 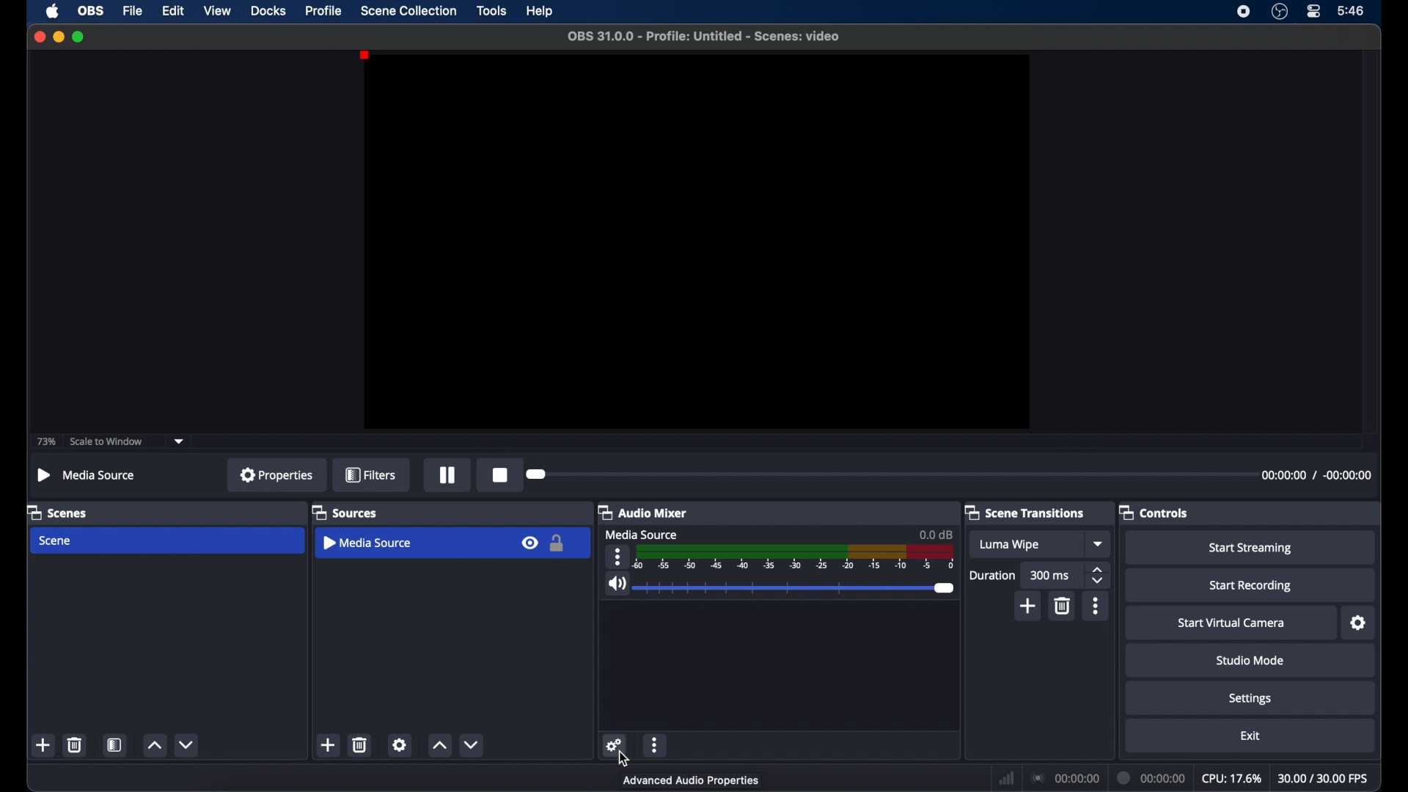 What do you see at coordinates (692, 781) in the screenshot?
I see `tooltip` at bounding box center [692, 781].